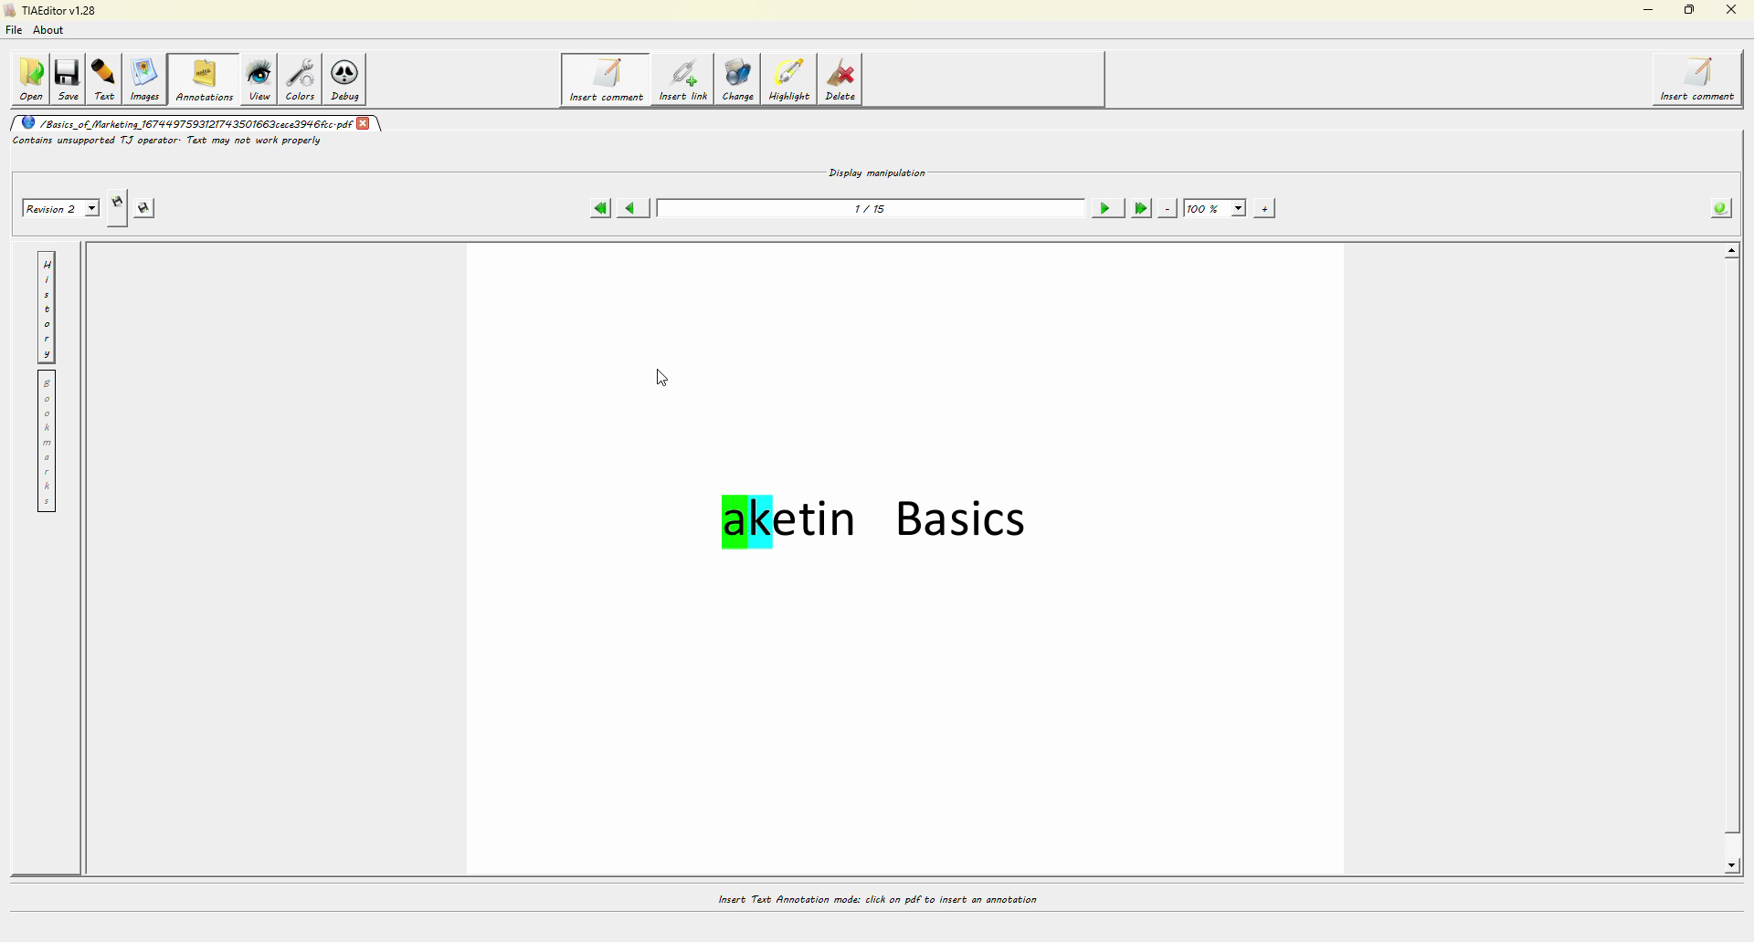  What do you see at coordinates (1645, 10) in the screenshot?
I see `minimize` at bounding box center [1645, 10].